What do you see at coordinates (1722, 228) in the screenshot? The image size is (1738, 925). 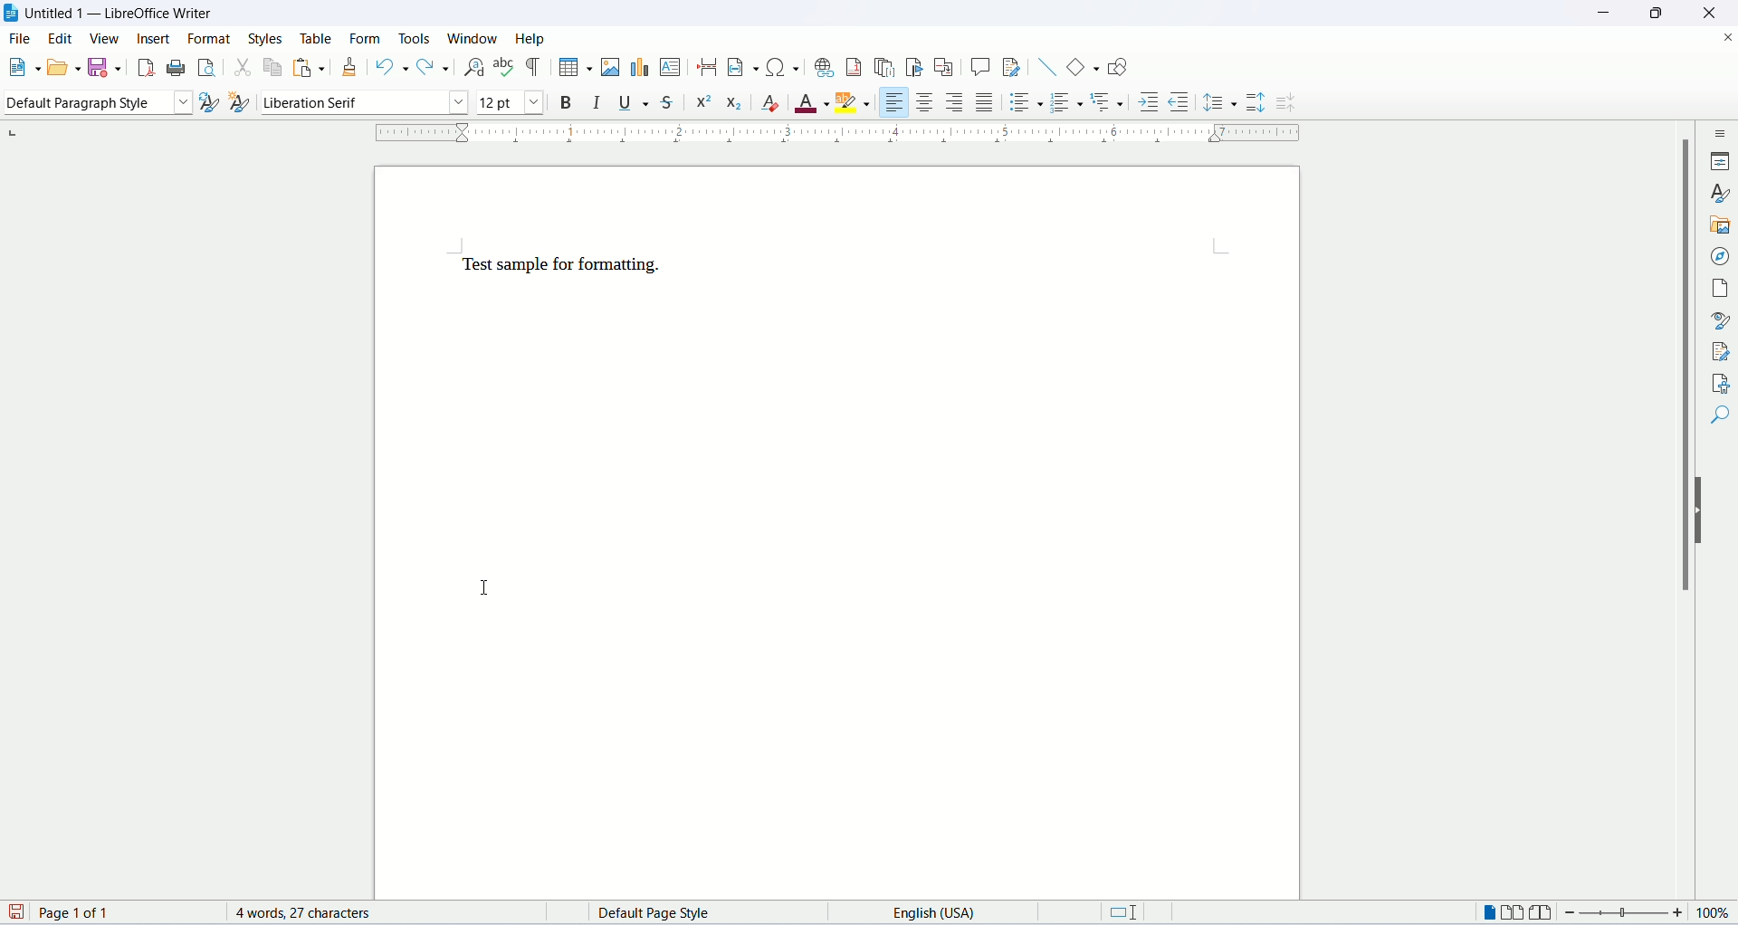 I see `gallery` at bounding box center [1722, 228].